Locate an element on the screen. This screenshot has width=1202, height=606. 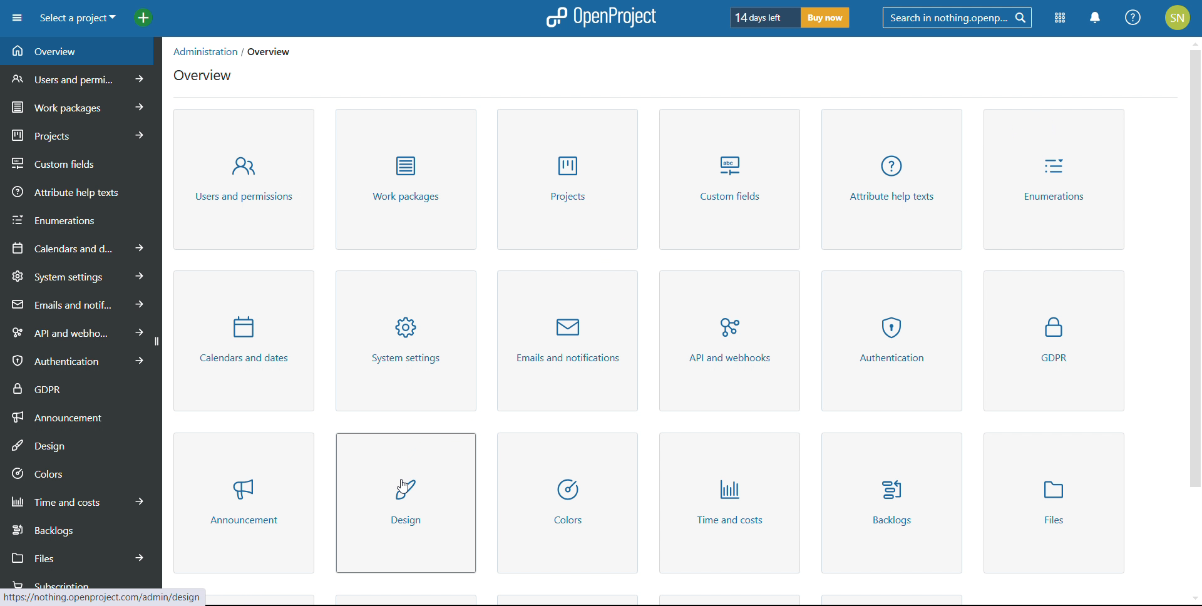
projects is located at coordinates (81, 133).